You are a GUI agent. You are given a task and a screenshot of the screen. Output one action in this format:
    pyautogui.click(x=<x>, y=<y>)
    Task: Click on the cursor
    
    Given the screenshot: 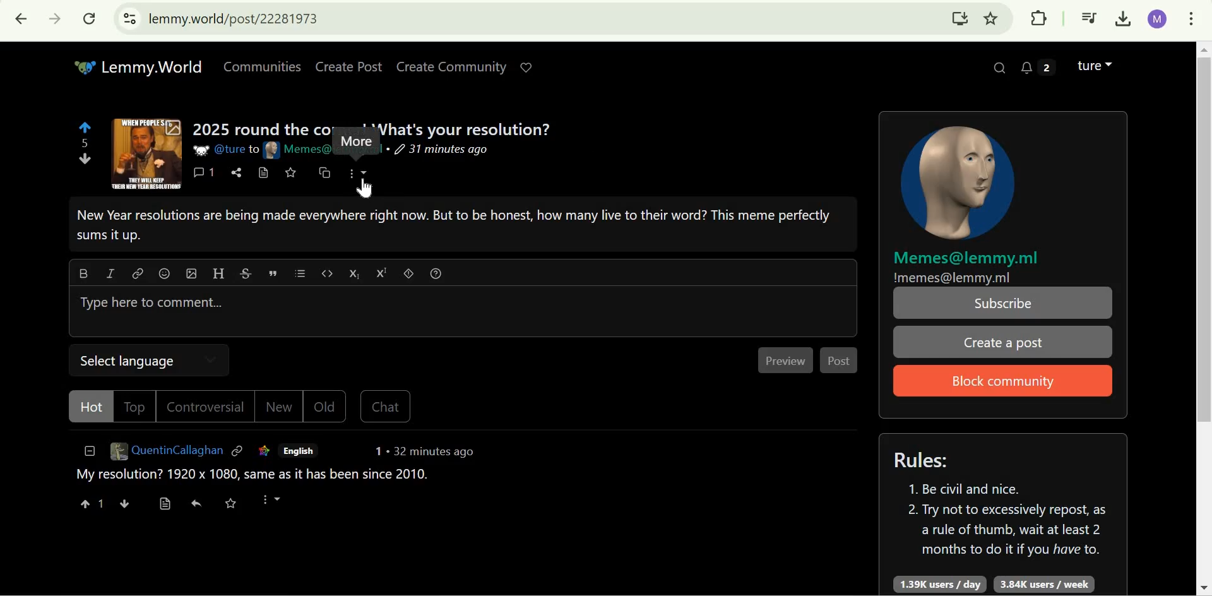 What is the action you would take?
    pyautogui.click(x=368, y=188)
    